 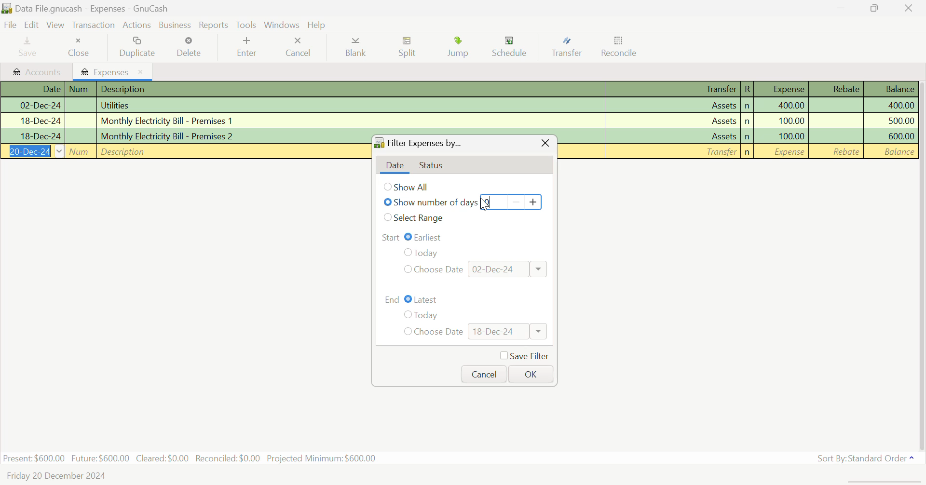 I want to click on Expenses Tab Open, so click(x=113, y=71).